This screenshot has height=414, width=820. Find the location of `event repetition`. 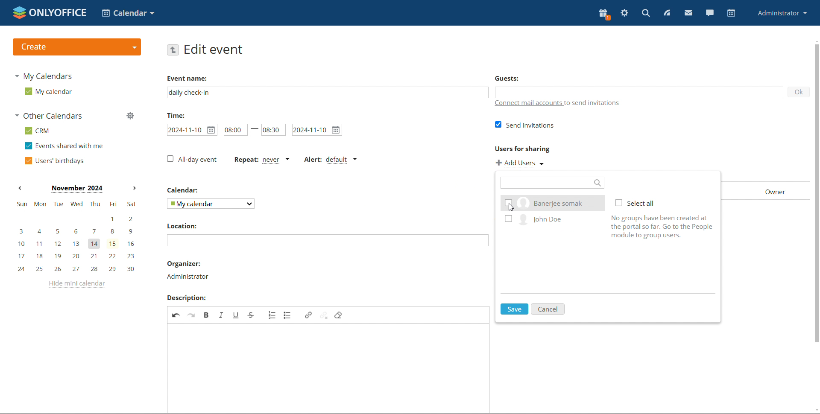

event repetition is located at coordinates (262, 160).